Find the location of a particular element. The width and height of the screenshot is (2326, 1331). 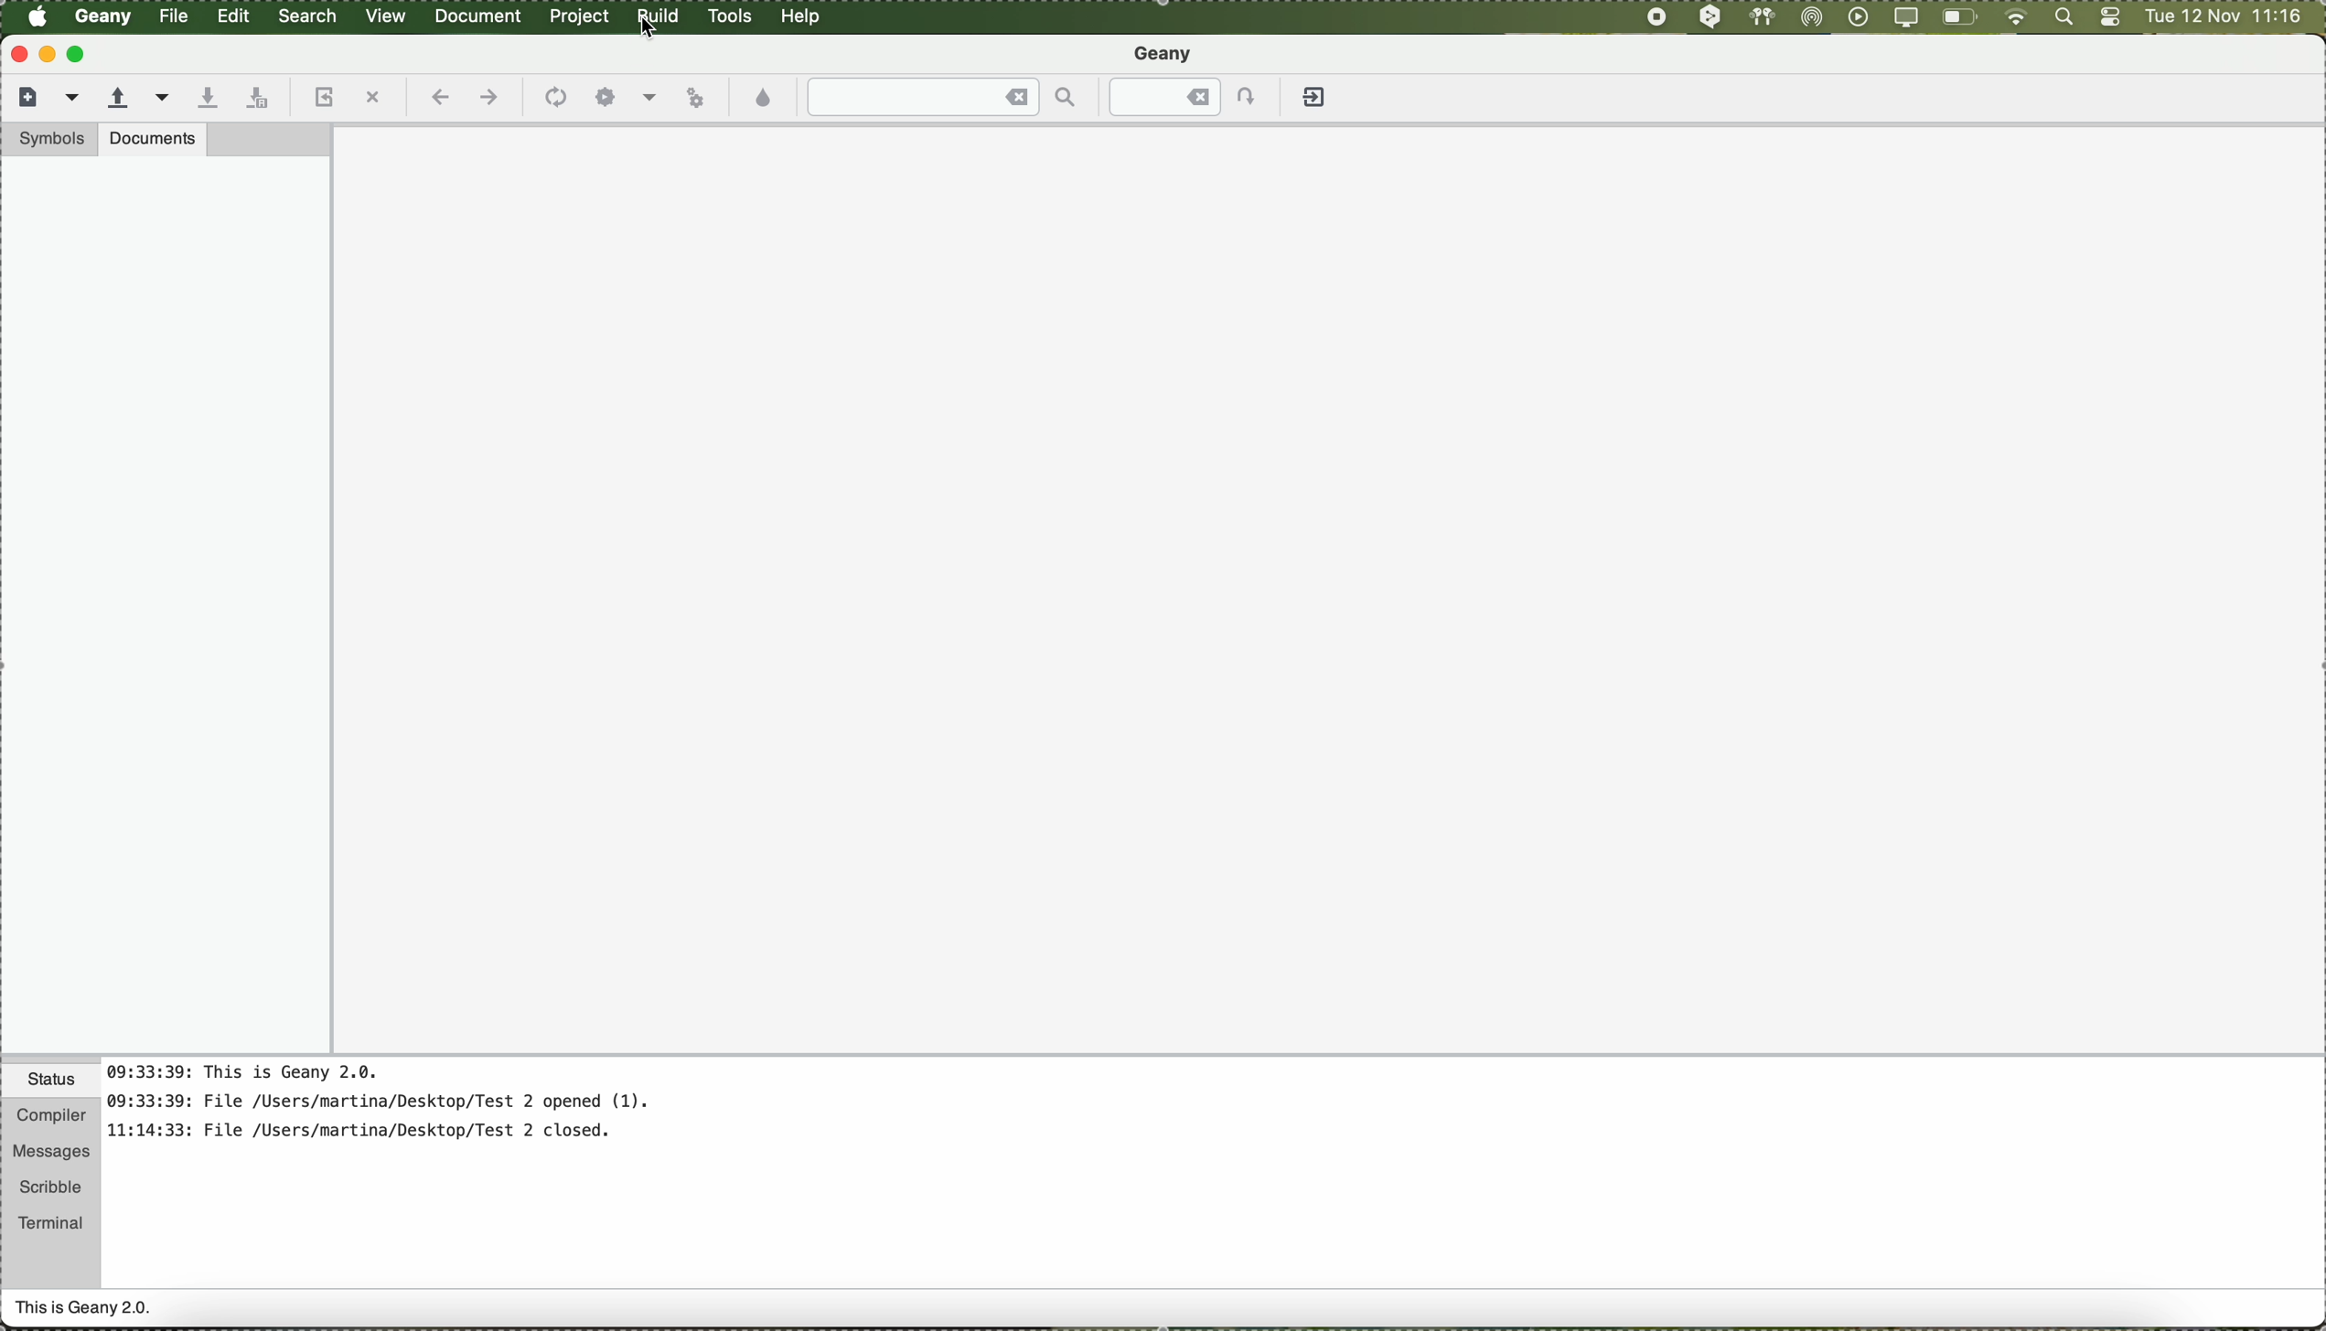

airpods is located at coordinates (1760, 16).